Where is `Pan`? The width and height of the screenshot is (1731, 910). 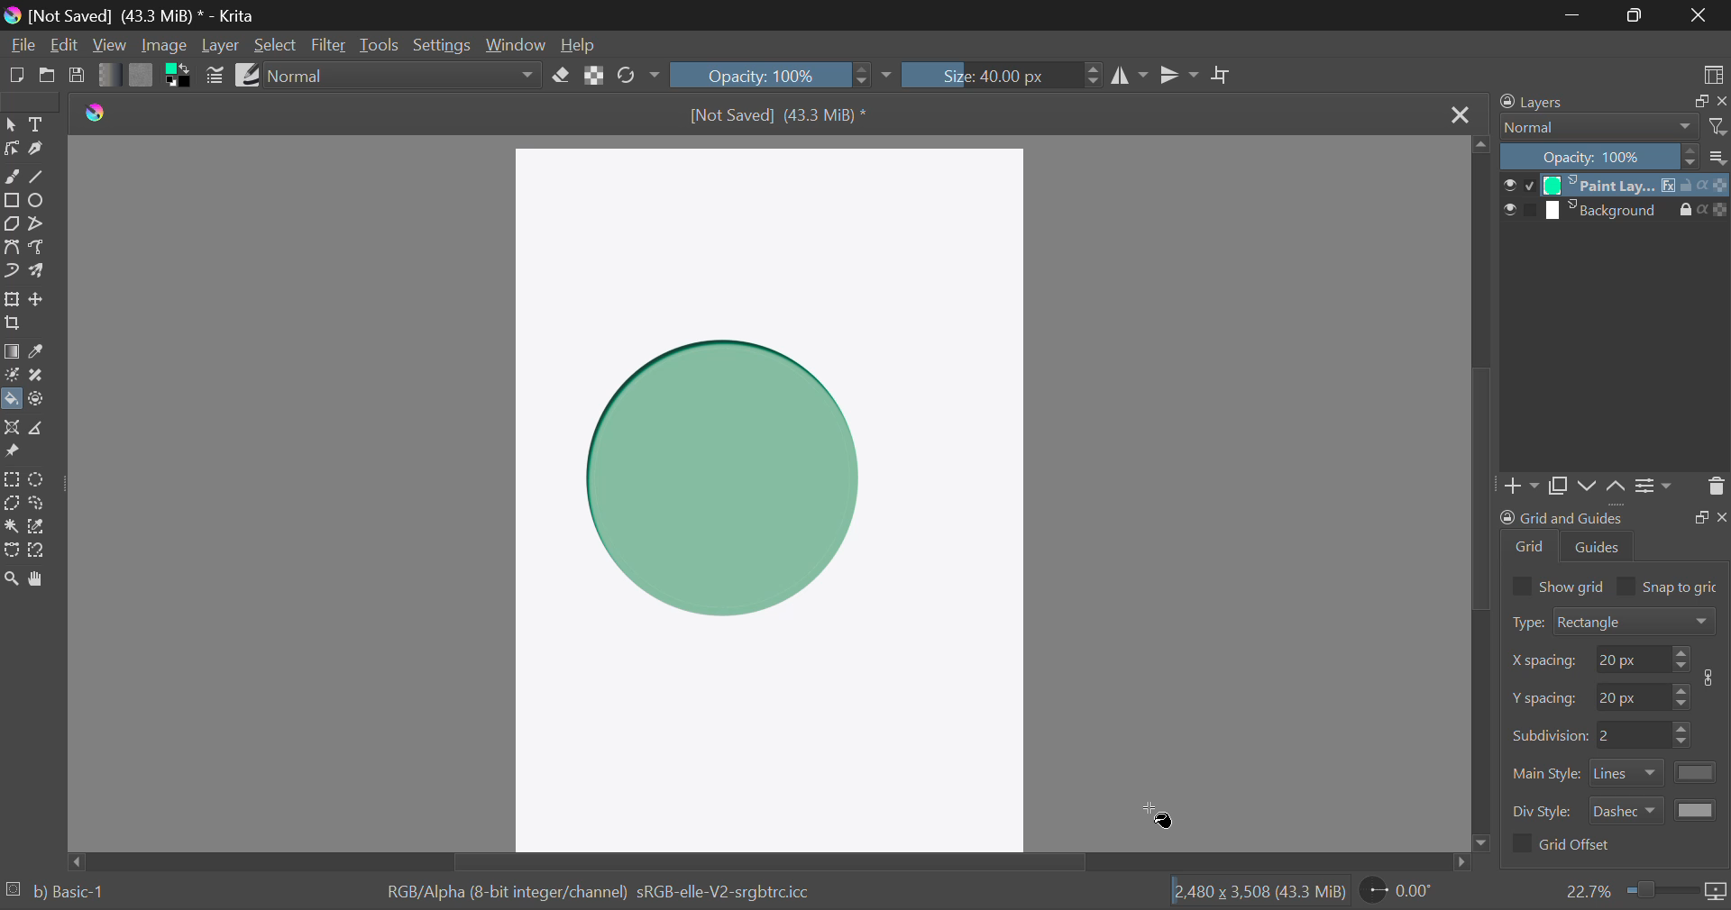
Pan is located at coordinates (38, 579).